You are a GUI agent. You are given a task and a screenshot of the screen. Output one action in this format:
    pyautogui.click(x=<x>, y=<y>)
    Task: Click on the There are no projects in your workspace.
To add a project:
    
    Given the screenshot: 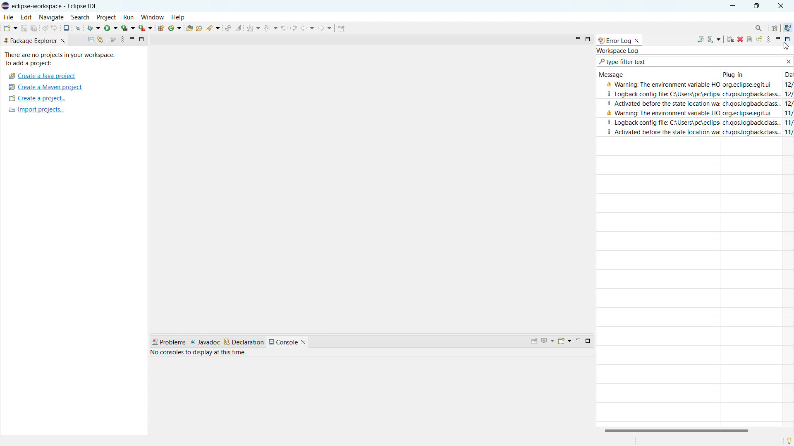 What is the action you would take?
    pyautogui.click(x=62, y=59)
    